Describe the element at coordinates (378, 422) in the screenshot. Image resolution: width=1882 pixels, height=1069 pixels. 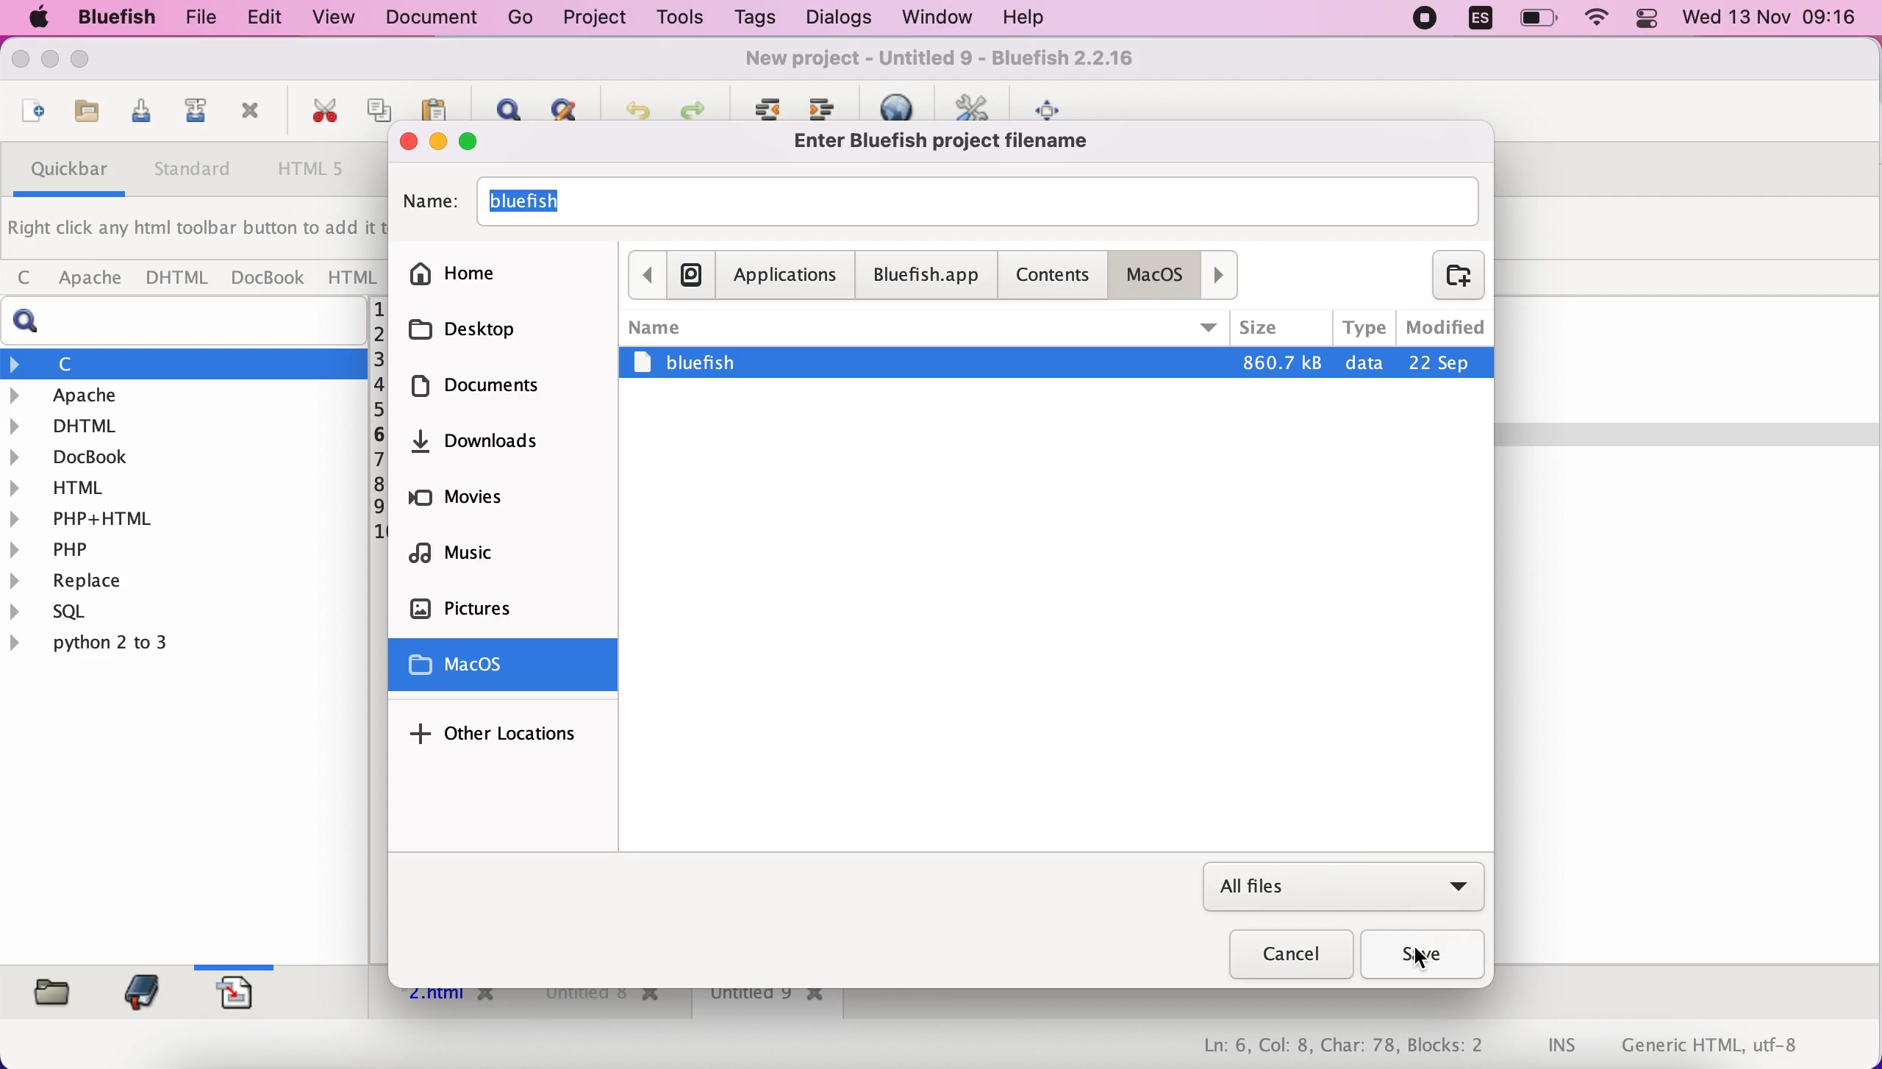
I see `line number` at that location.